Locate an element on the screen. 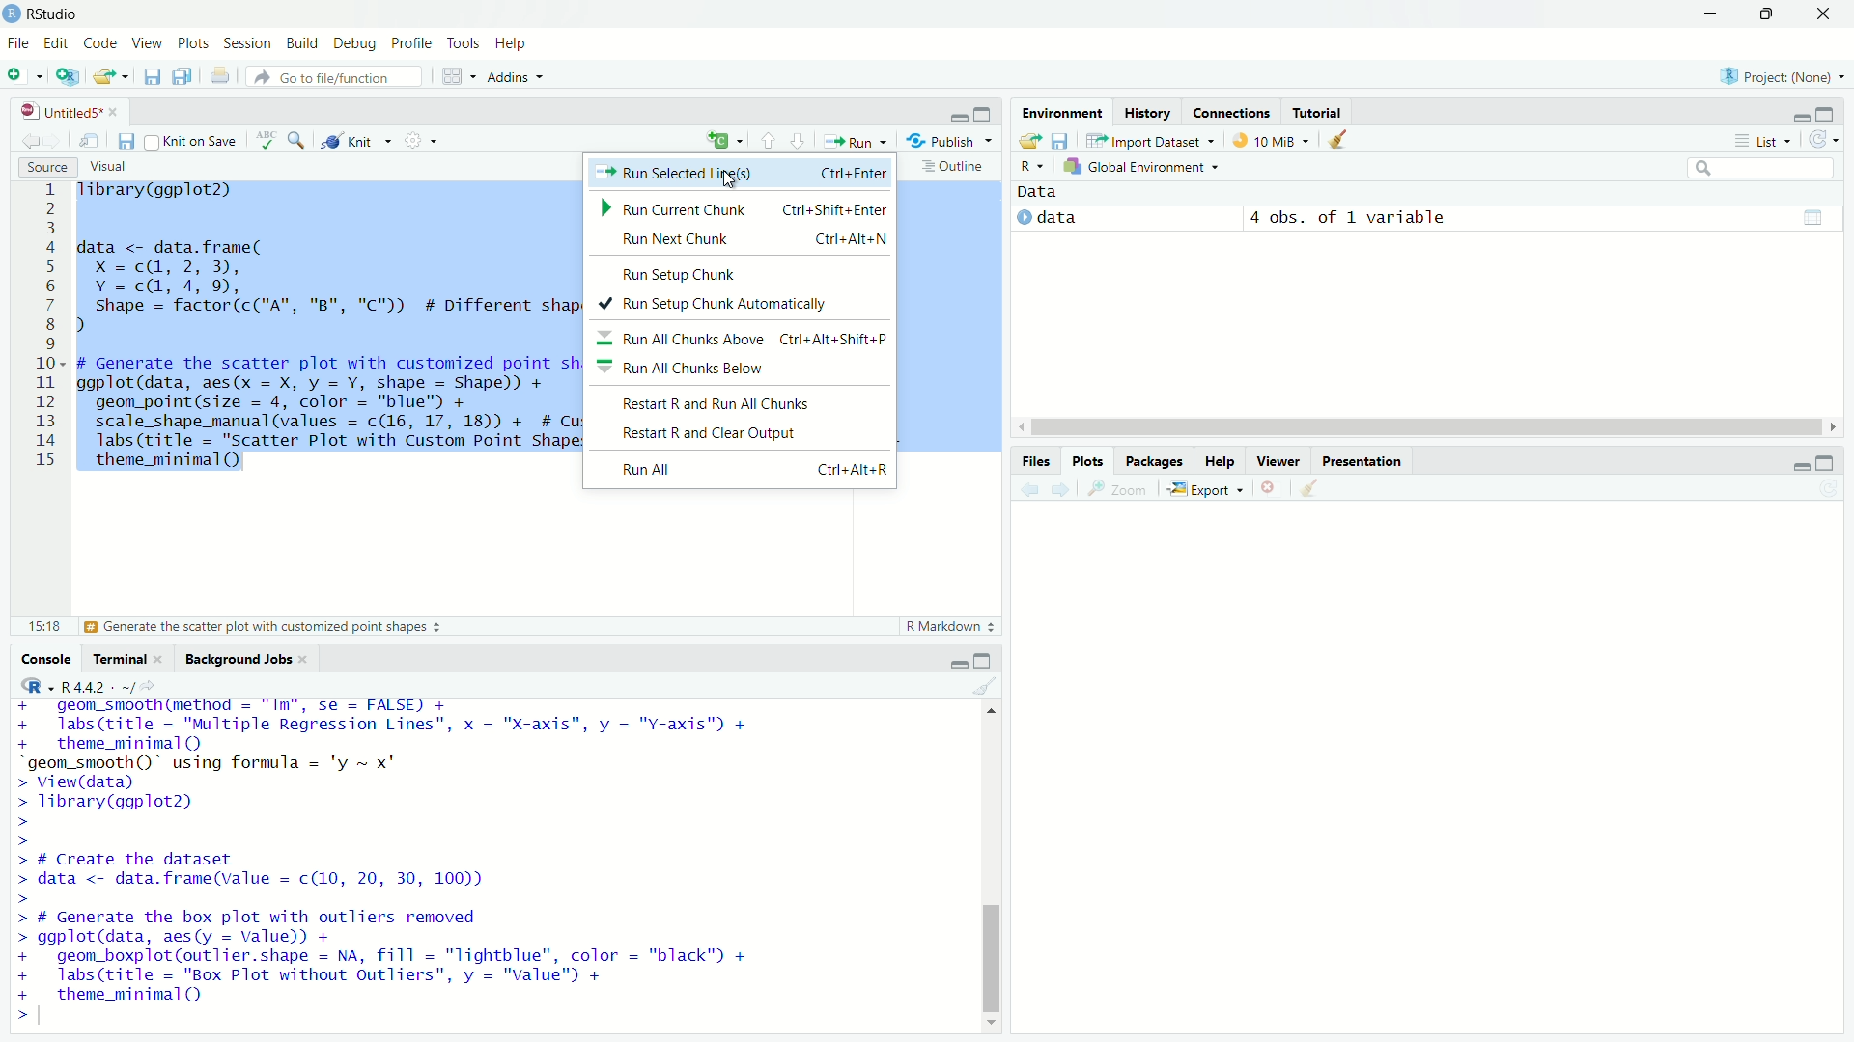 The height and width of the screenshot is (1042, 1854). close is located at coordinates (302, 660).